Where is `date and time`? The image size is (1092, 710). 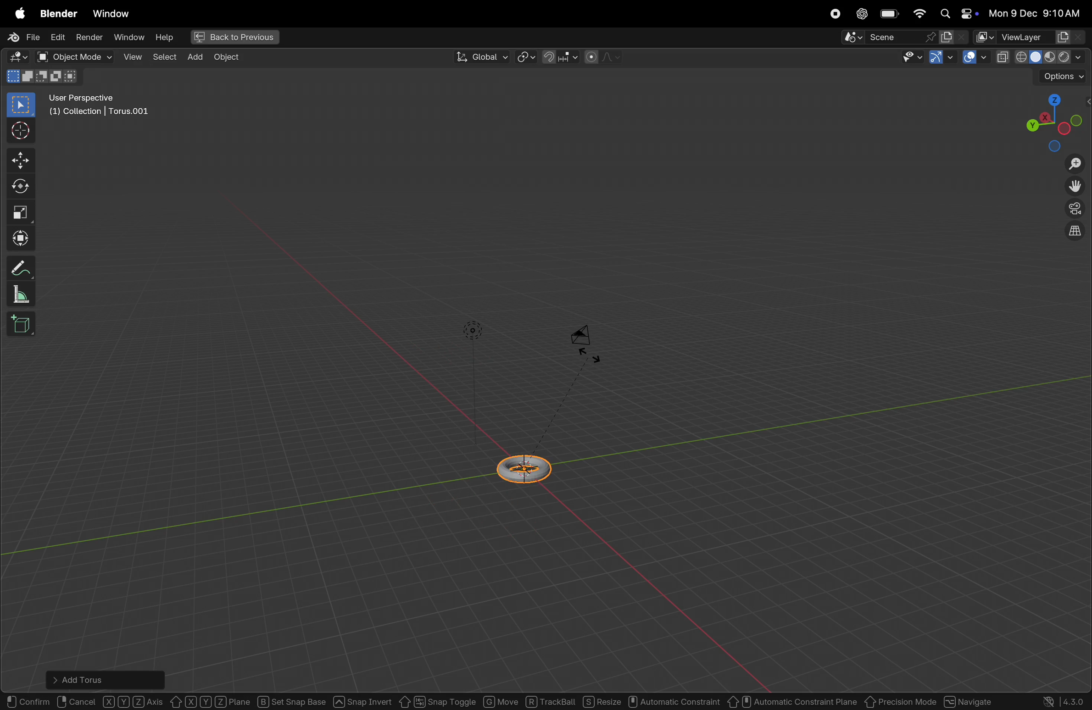 date and time is located at coordinates (1038, 13).